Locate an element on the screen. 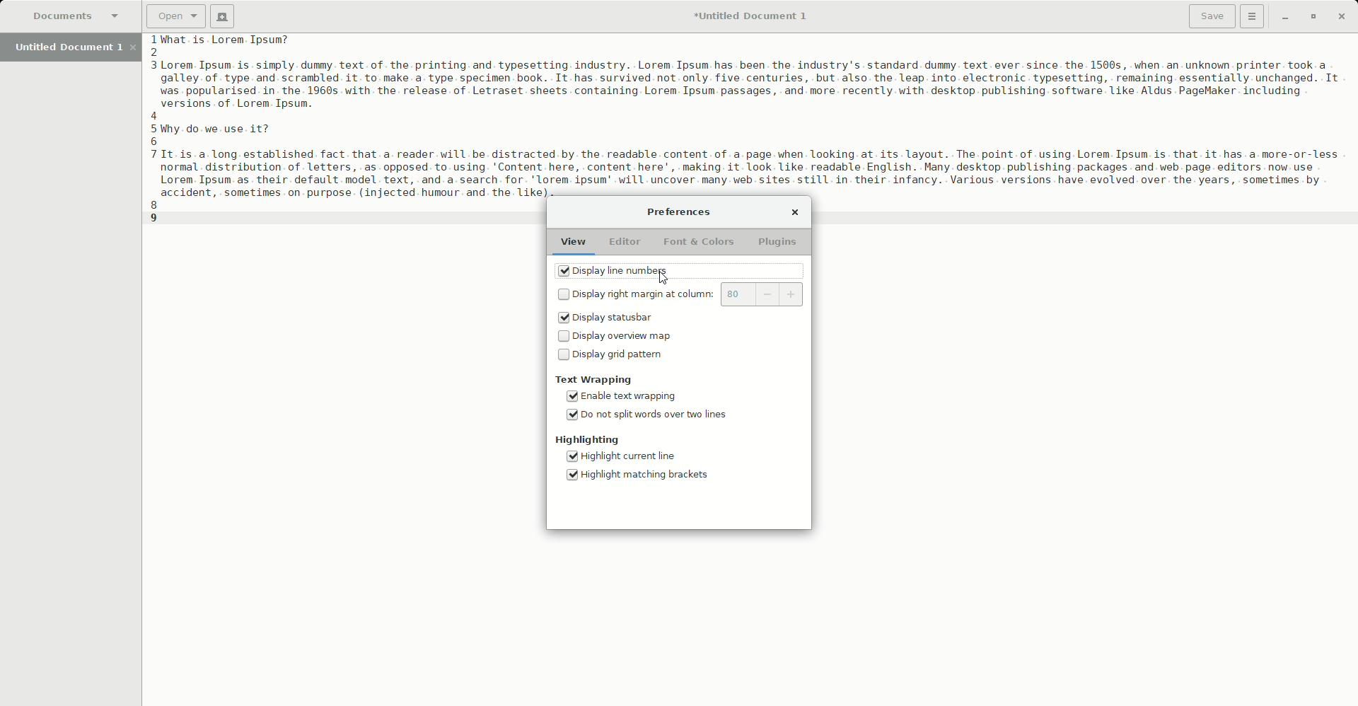 Image resolution: width=1358 pixels, height=706 pixels. Editor is located at coordinates (626, 243).